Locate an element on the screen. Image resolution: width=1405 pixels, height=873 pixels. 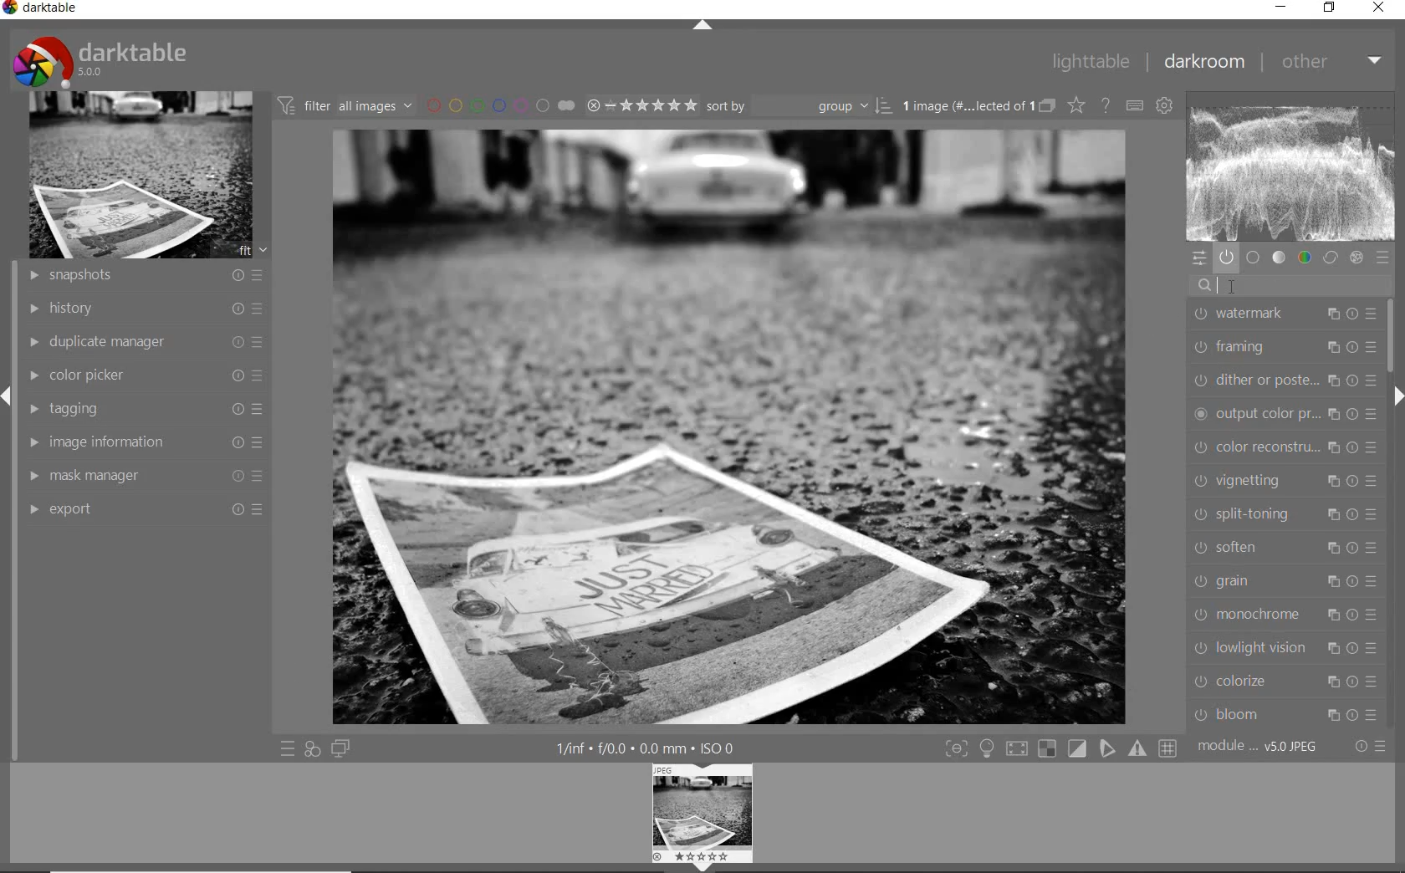
effect is located at coordinates (1356, 258).